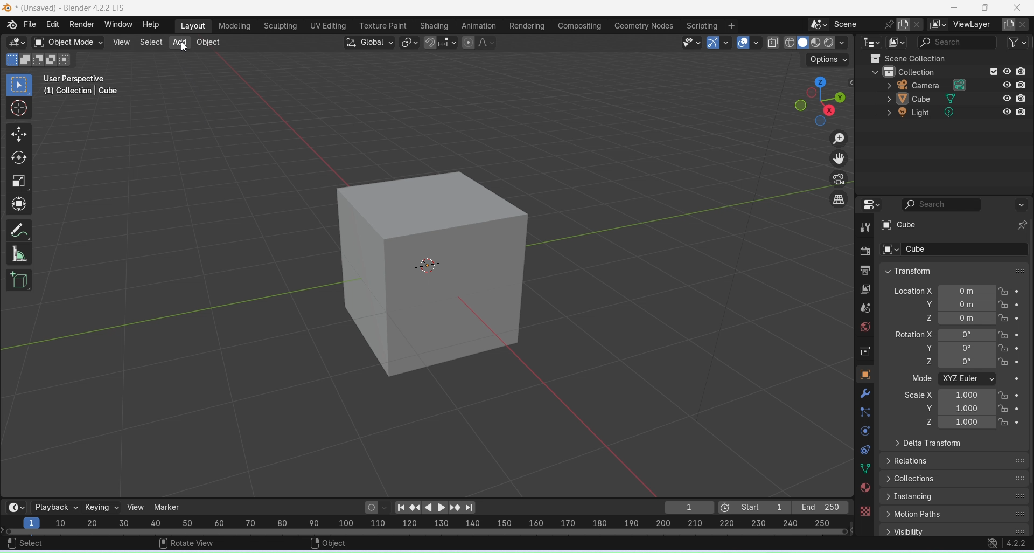  I want to click on * (Unsaved) - Blender 4.2.2 LTS, so click(73, 8).